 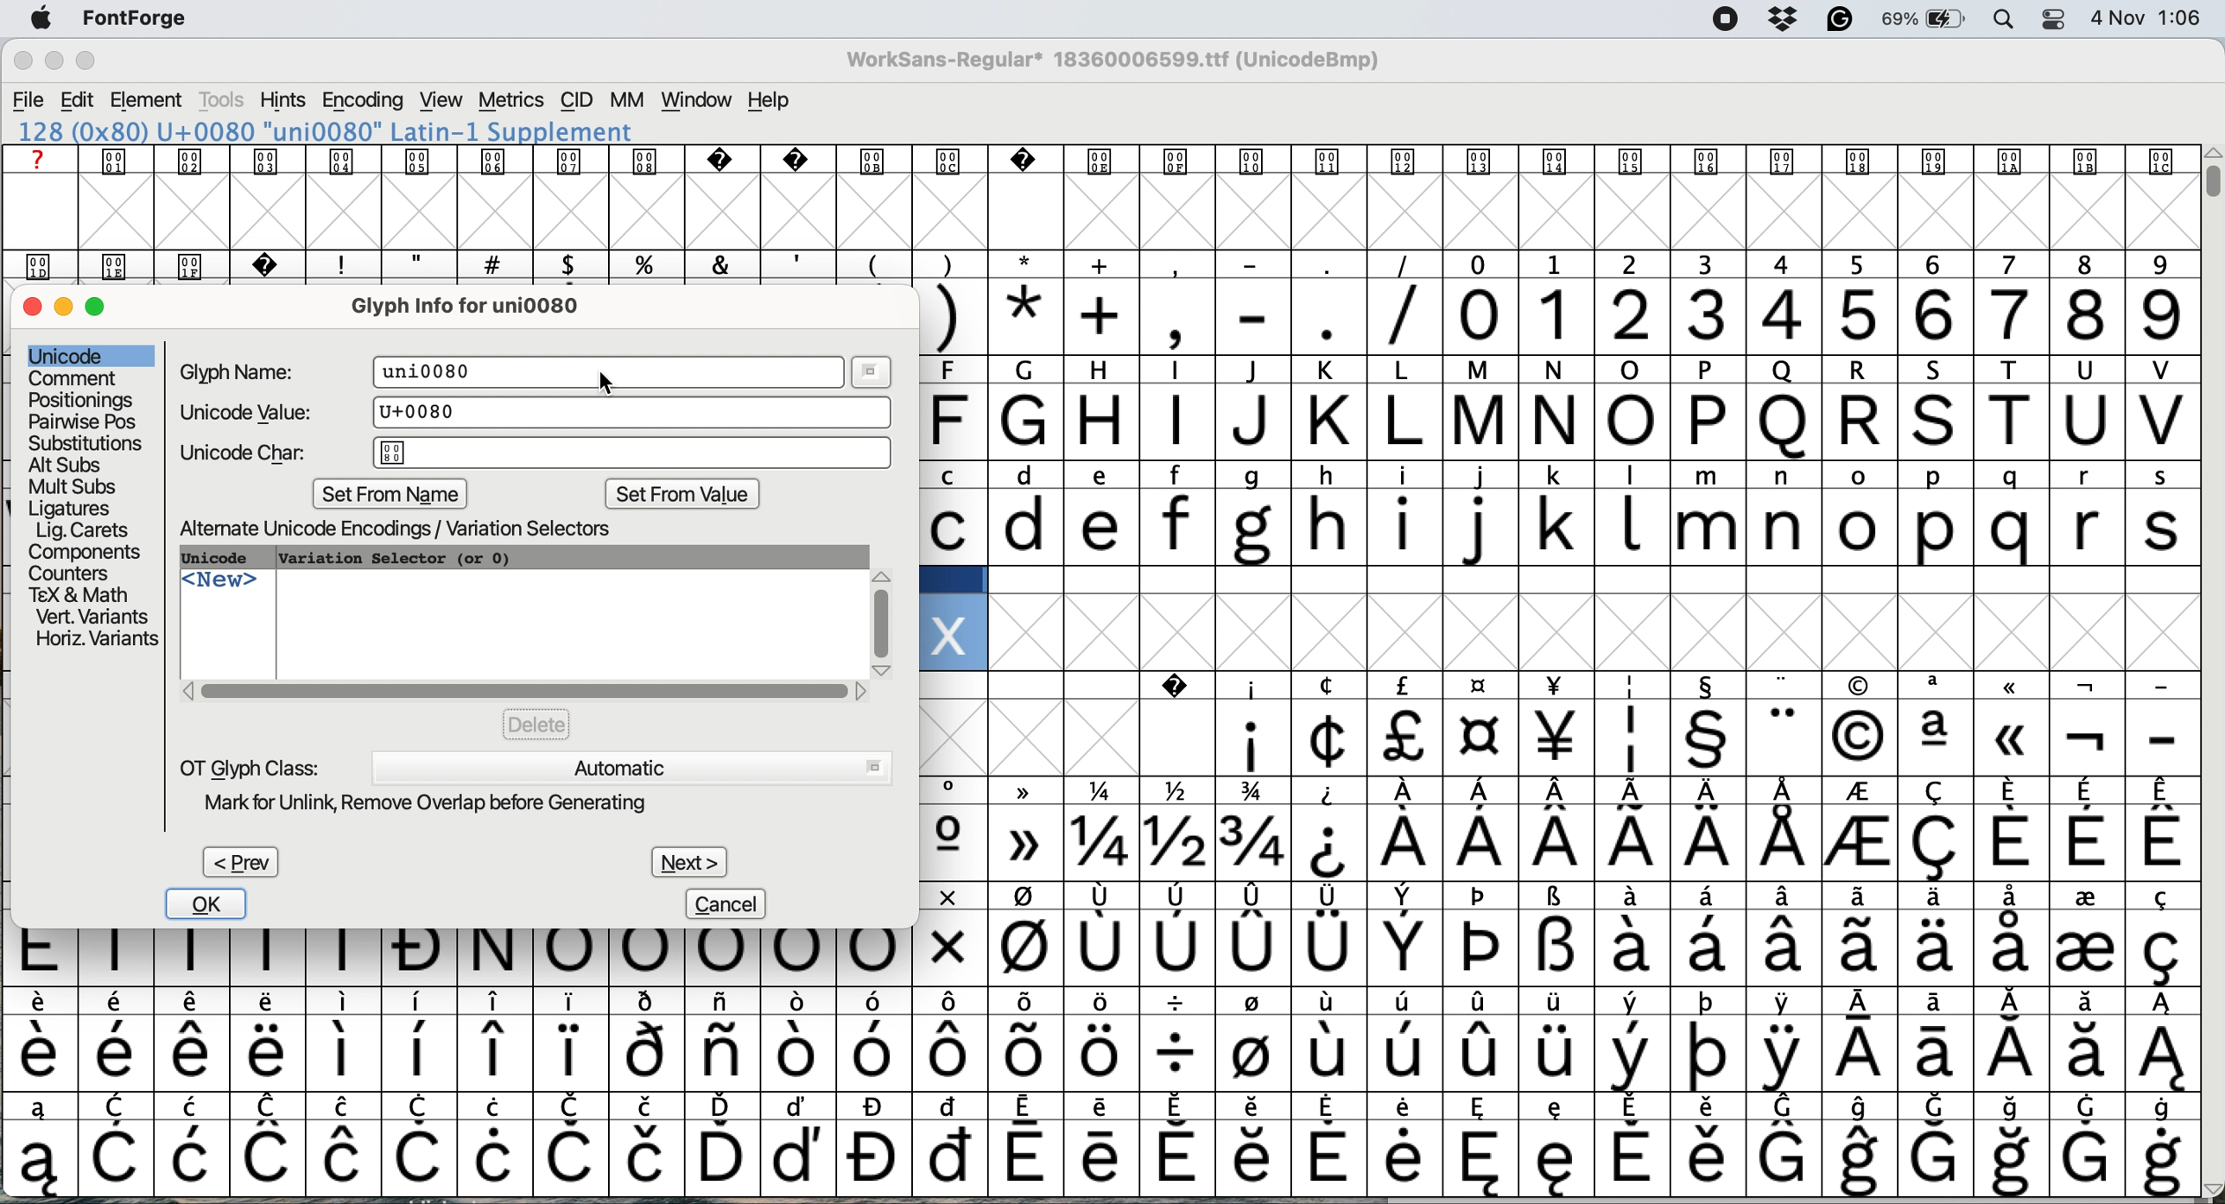 What do you see at coordinates (69, 354) in the screenshot?
I see `unicode` at bounding box center [69, 354].